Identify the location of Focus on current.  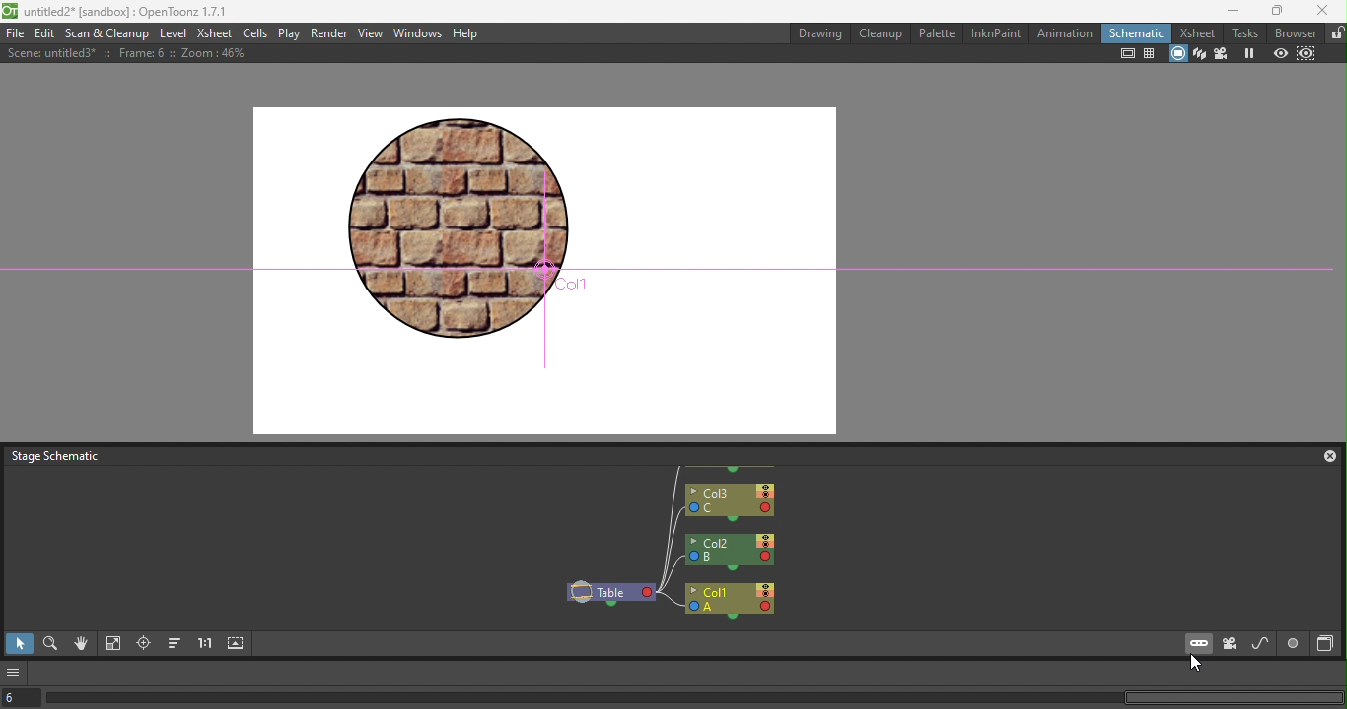
(143, 645).